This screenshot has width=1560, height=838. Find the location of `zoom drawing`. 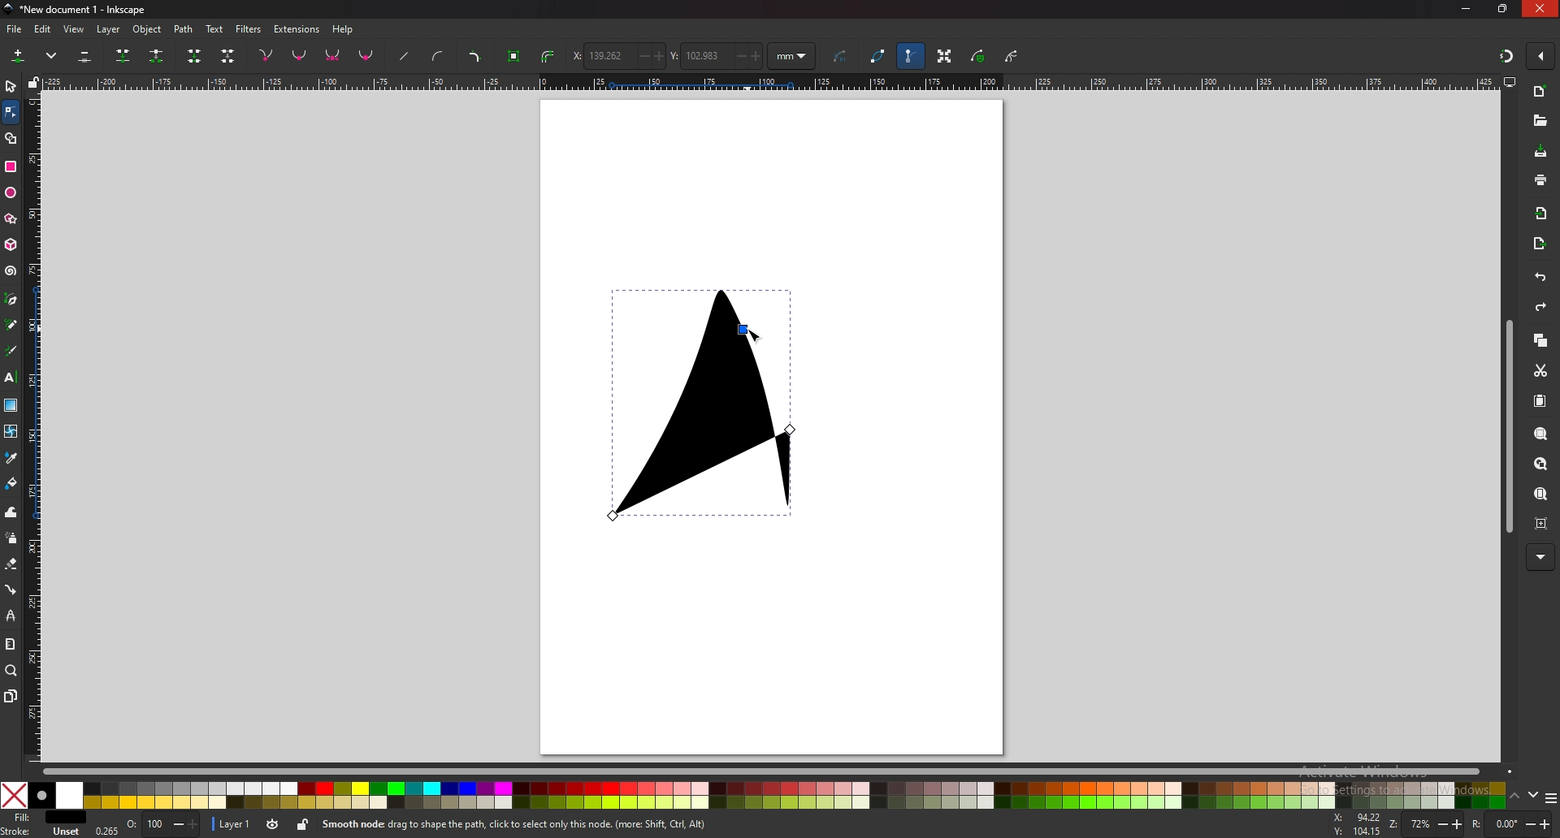

zoom drawing is located at coordinates (1542, 464).